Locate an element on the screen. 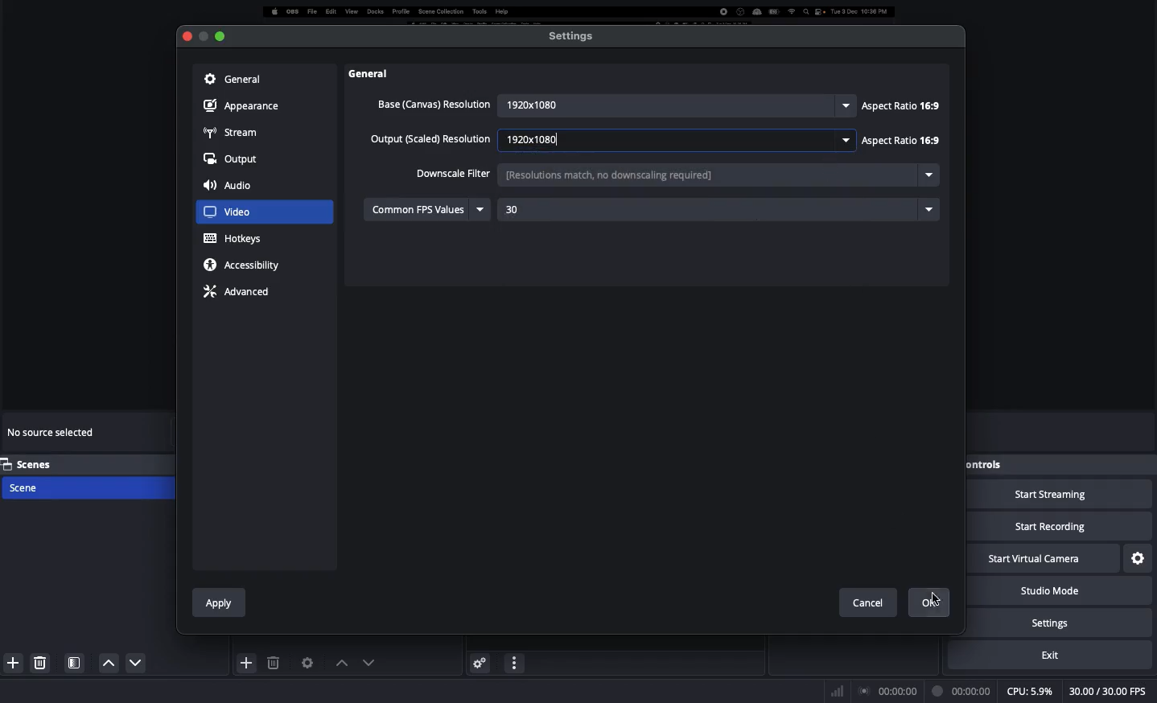  Controls is located at coordinates (987, 464).